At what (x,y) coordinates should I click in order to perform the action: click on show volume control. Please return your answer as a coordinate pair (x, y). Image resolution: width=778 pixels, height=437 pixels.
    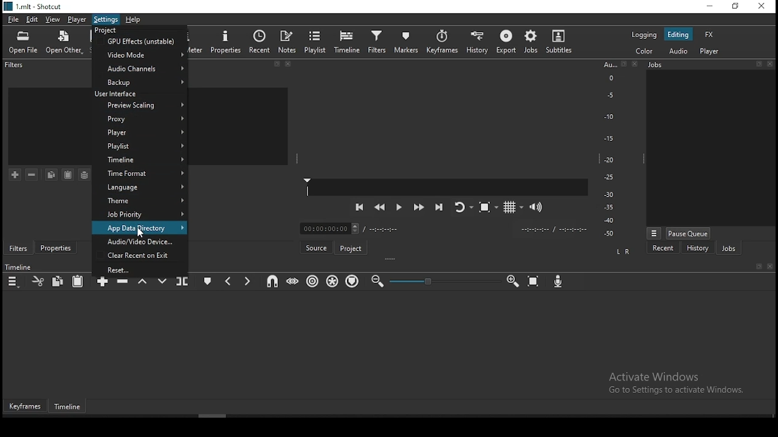
    Looking at the image, I should click on (538, 205).